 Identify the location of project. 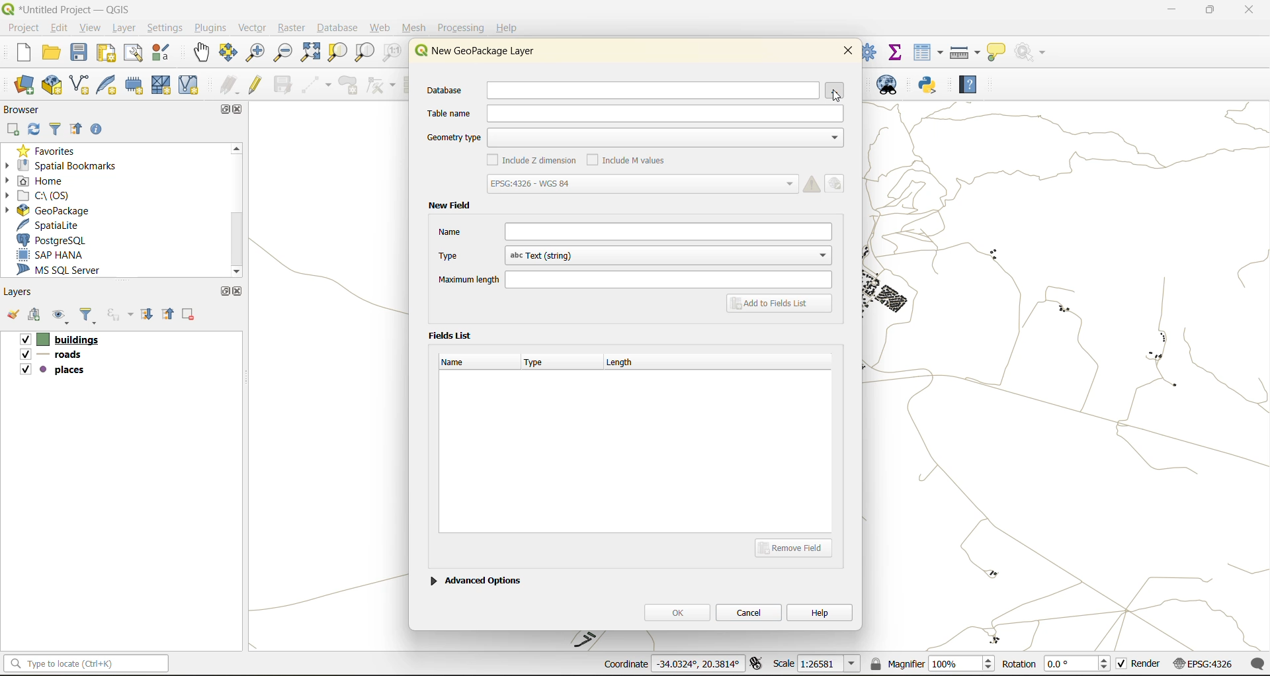
(22, 27).